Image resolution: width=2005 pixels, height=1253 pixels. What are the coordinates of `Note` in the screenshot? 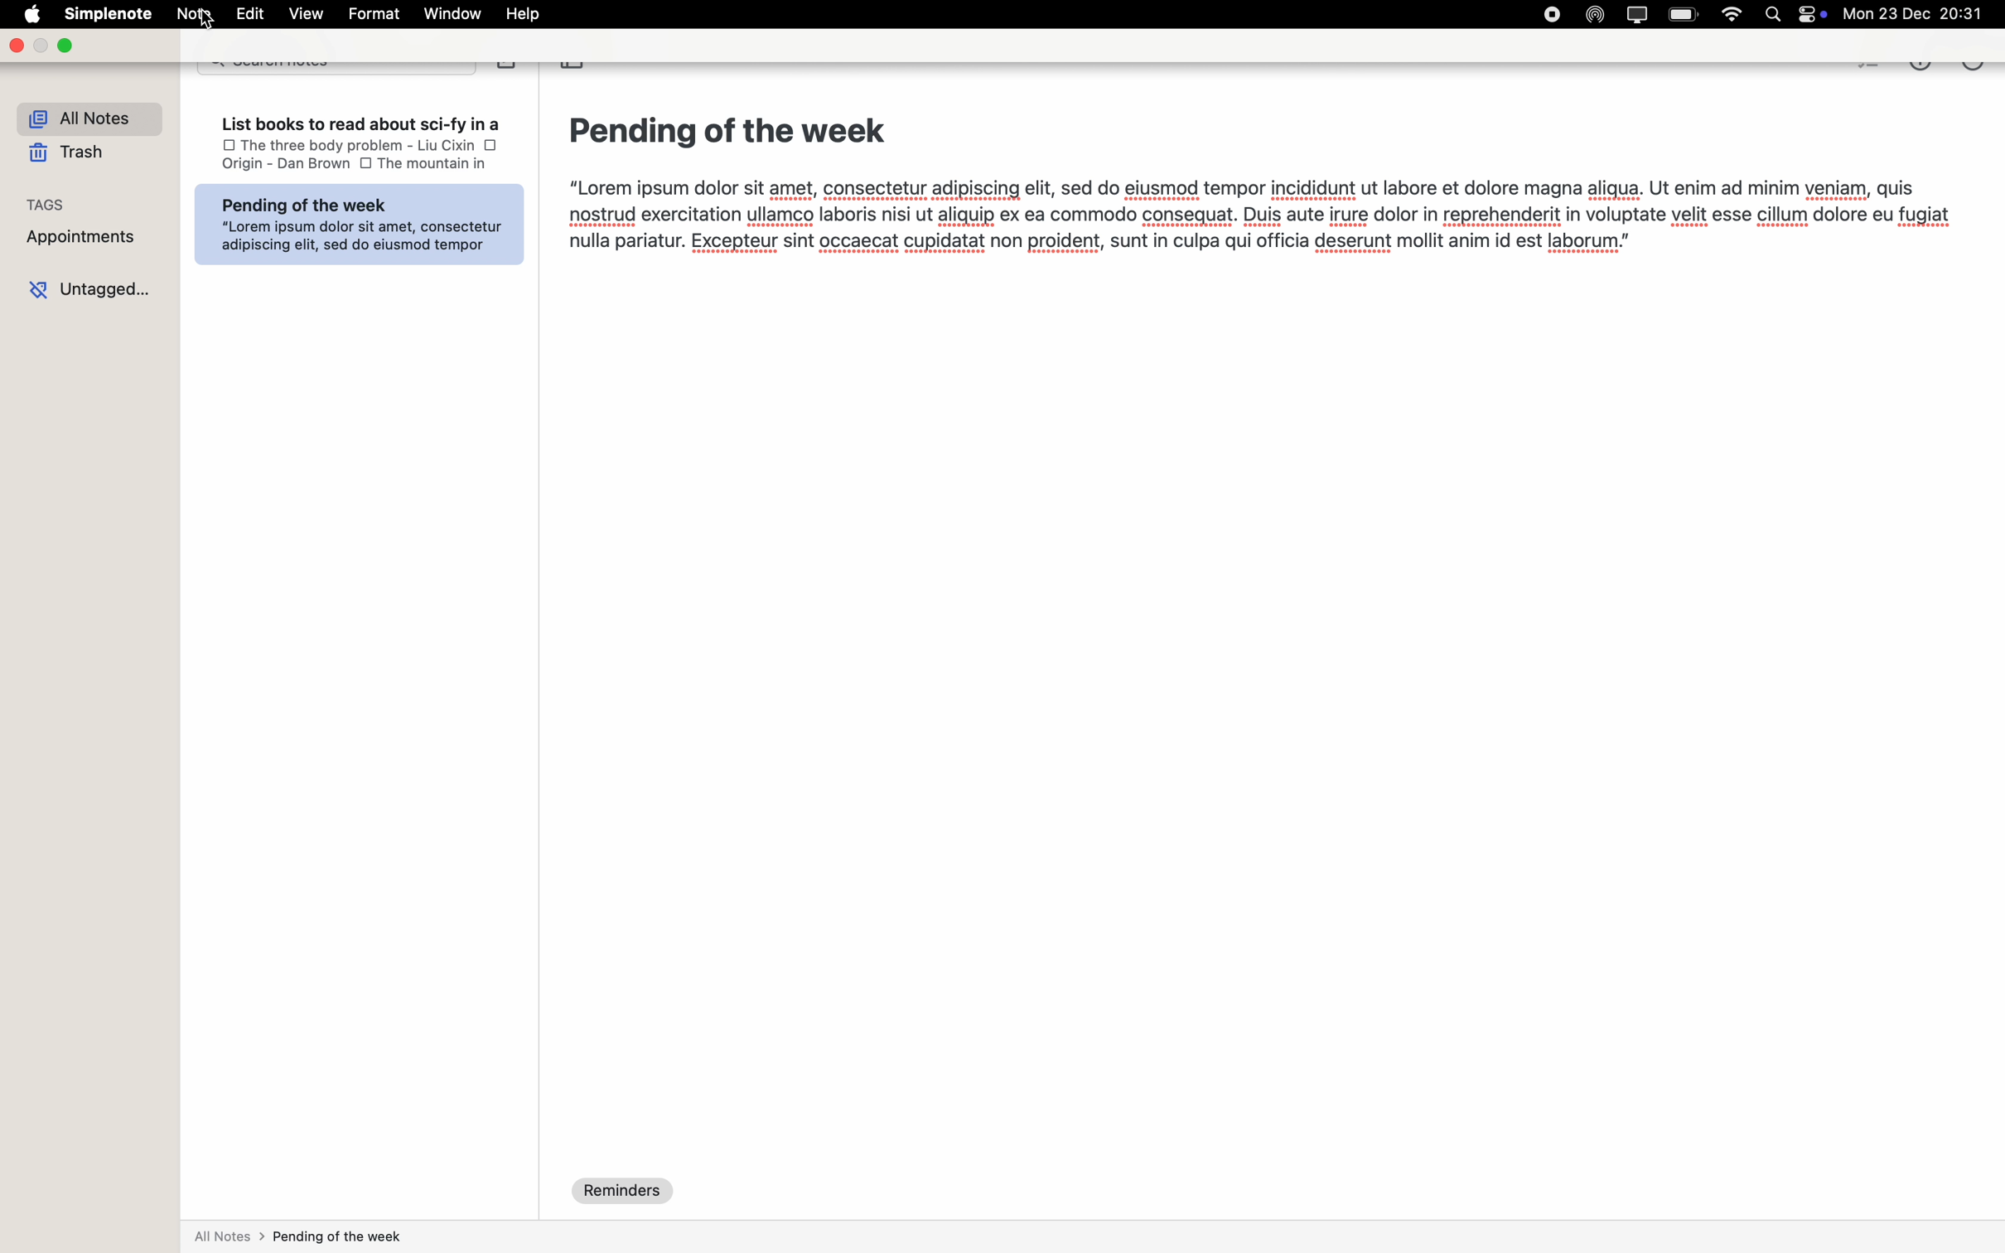 It's located at (188, 17).